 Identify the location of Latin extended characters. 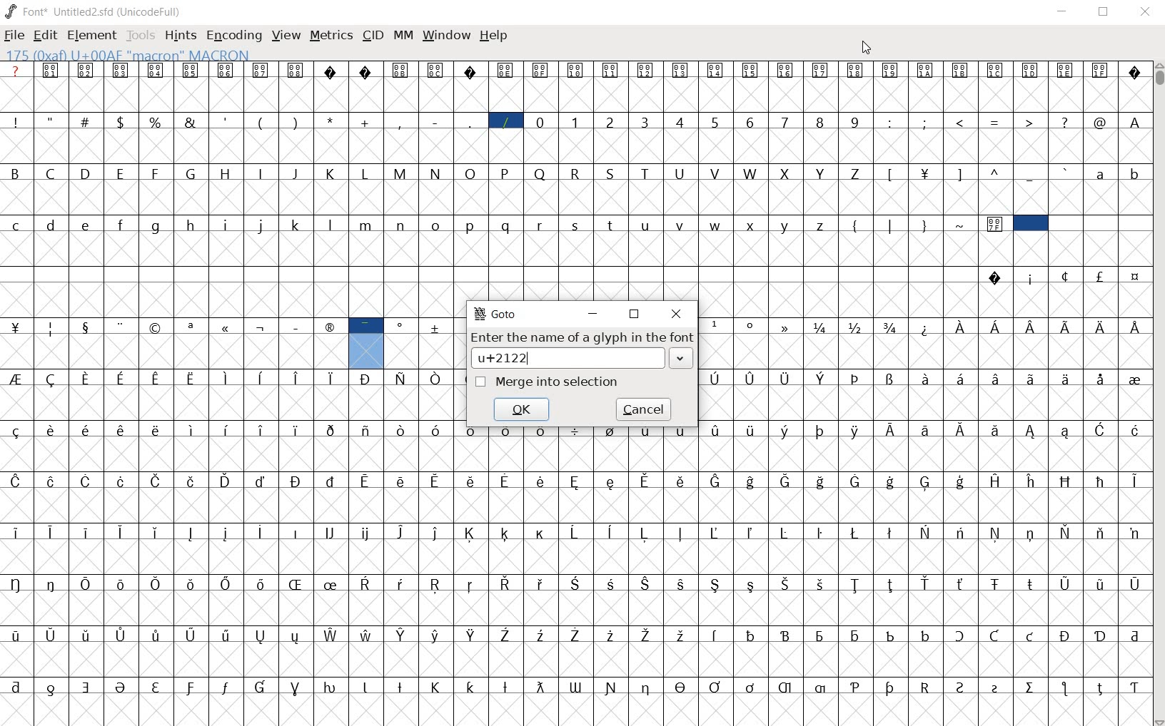
(1027, 394).